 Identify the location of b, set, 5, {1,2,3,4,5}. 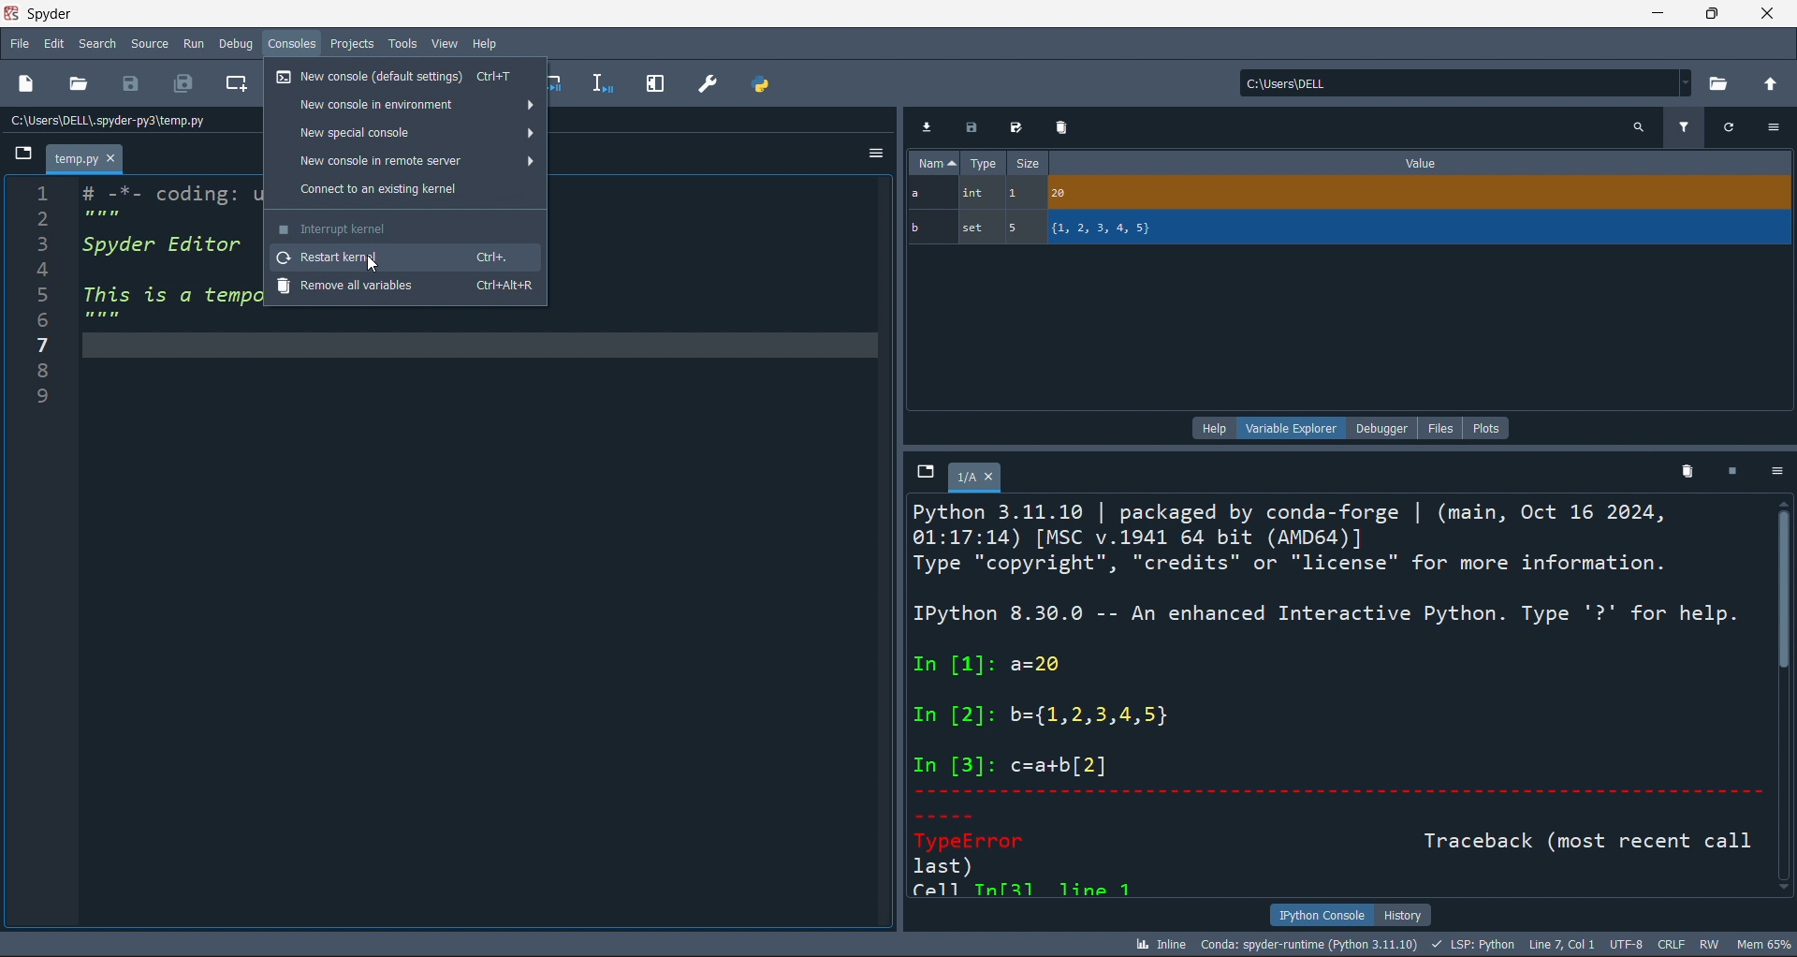
(1349, 230).